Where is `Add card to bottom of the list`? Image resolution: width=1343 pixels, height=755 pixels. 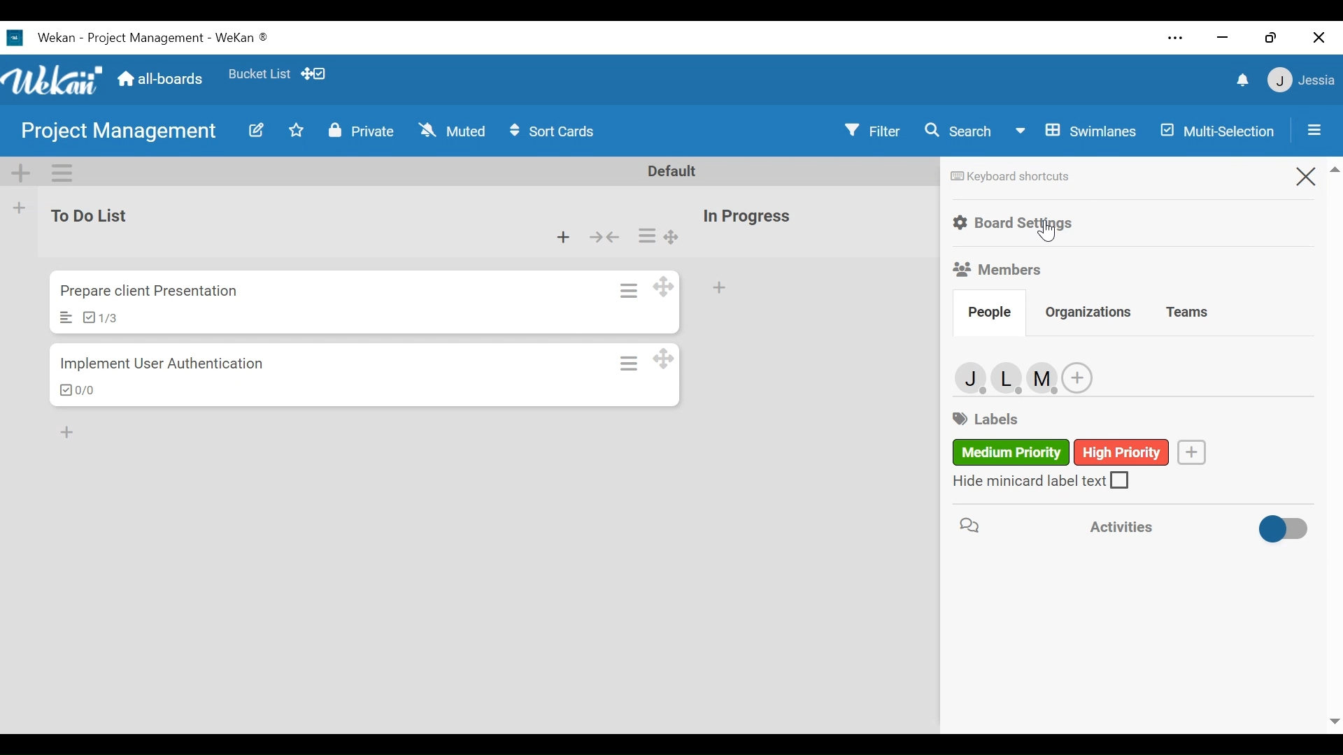
Add card to bottom of the list is located at coordinates (718, 290).